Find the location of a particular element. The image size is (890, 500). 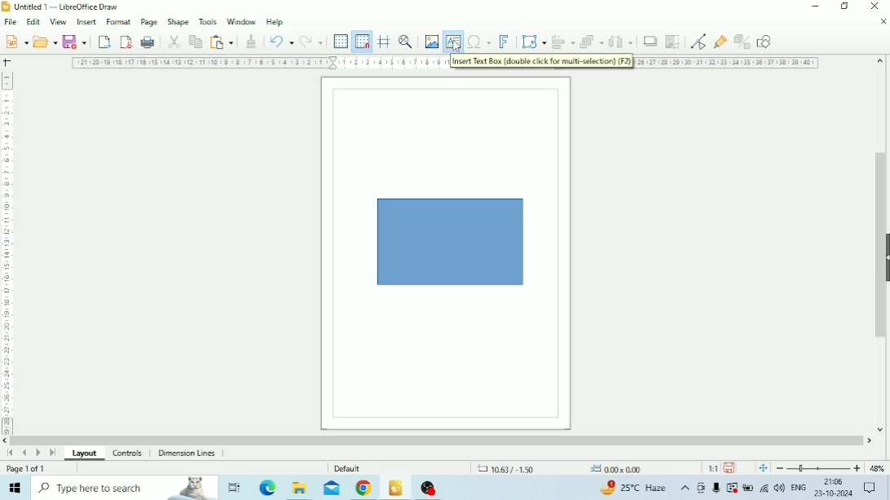

File name is located at coordinates (69, 7).